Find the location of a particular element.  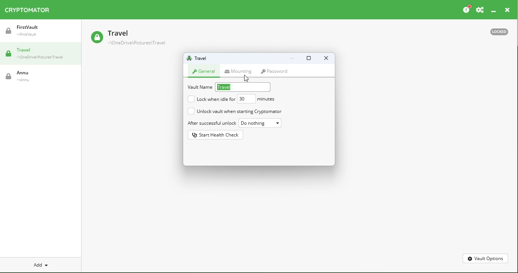

duration is located at coordinates (257, 99).